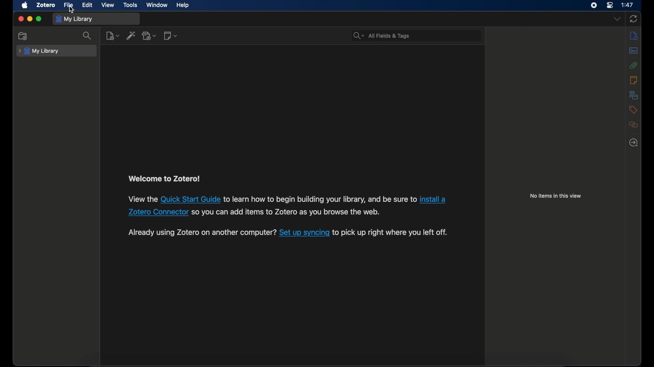  I want to click on install a, so click(434, 198).